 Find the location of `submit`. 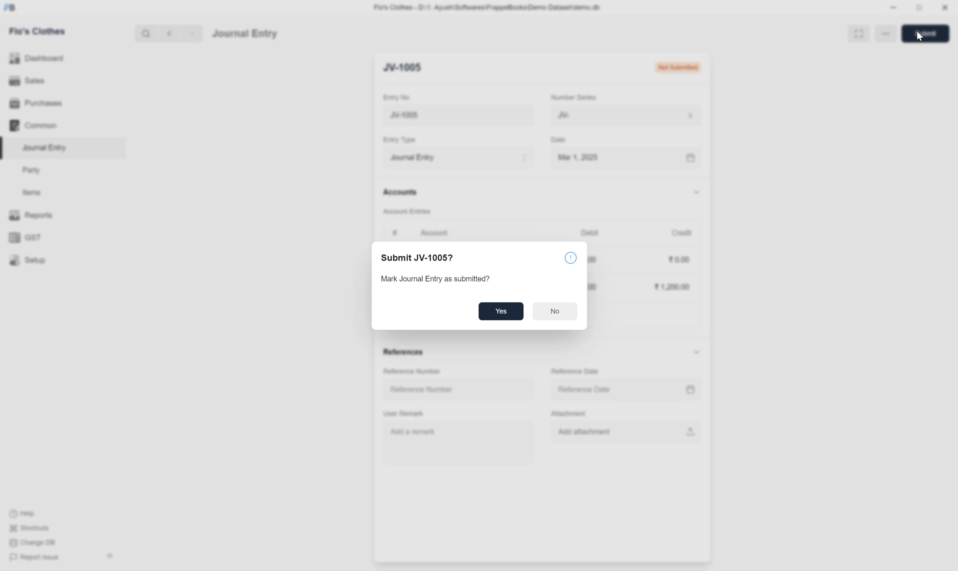

submit is located at coordinates (929, 34).